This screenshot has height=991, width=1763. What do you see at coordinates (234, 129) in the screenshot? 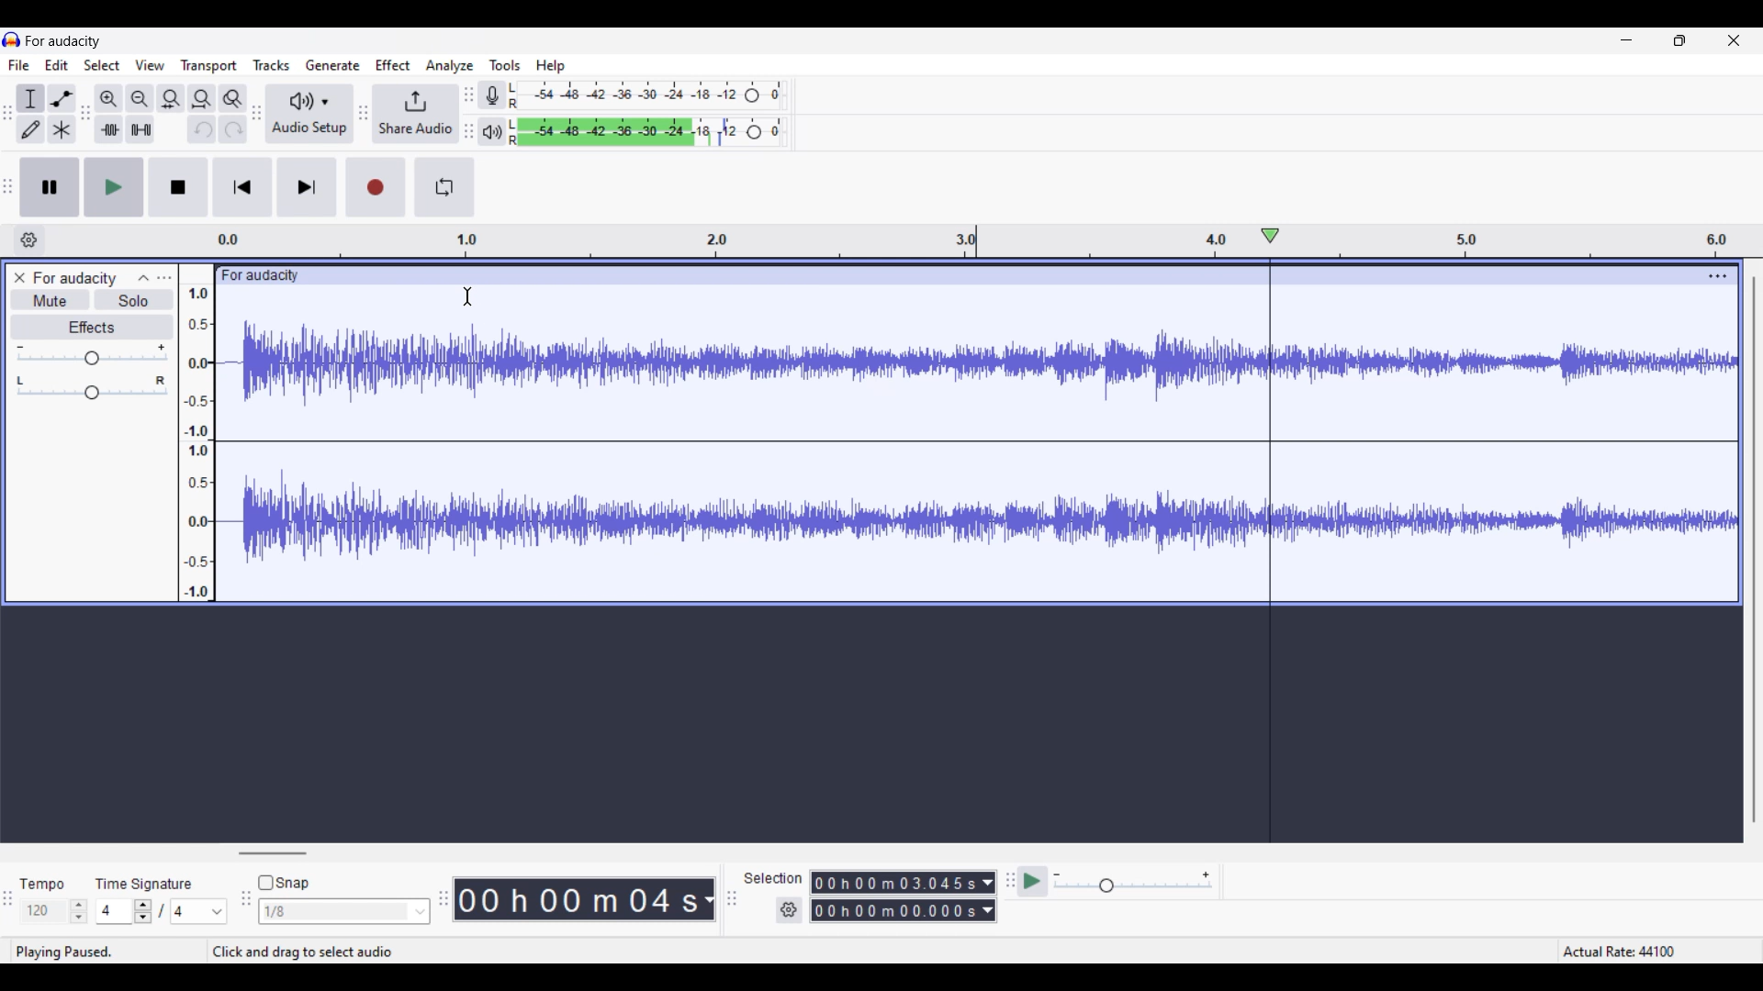
I see `Redo` at bounding box center [234, 129].